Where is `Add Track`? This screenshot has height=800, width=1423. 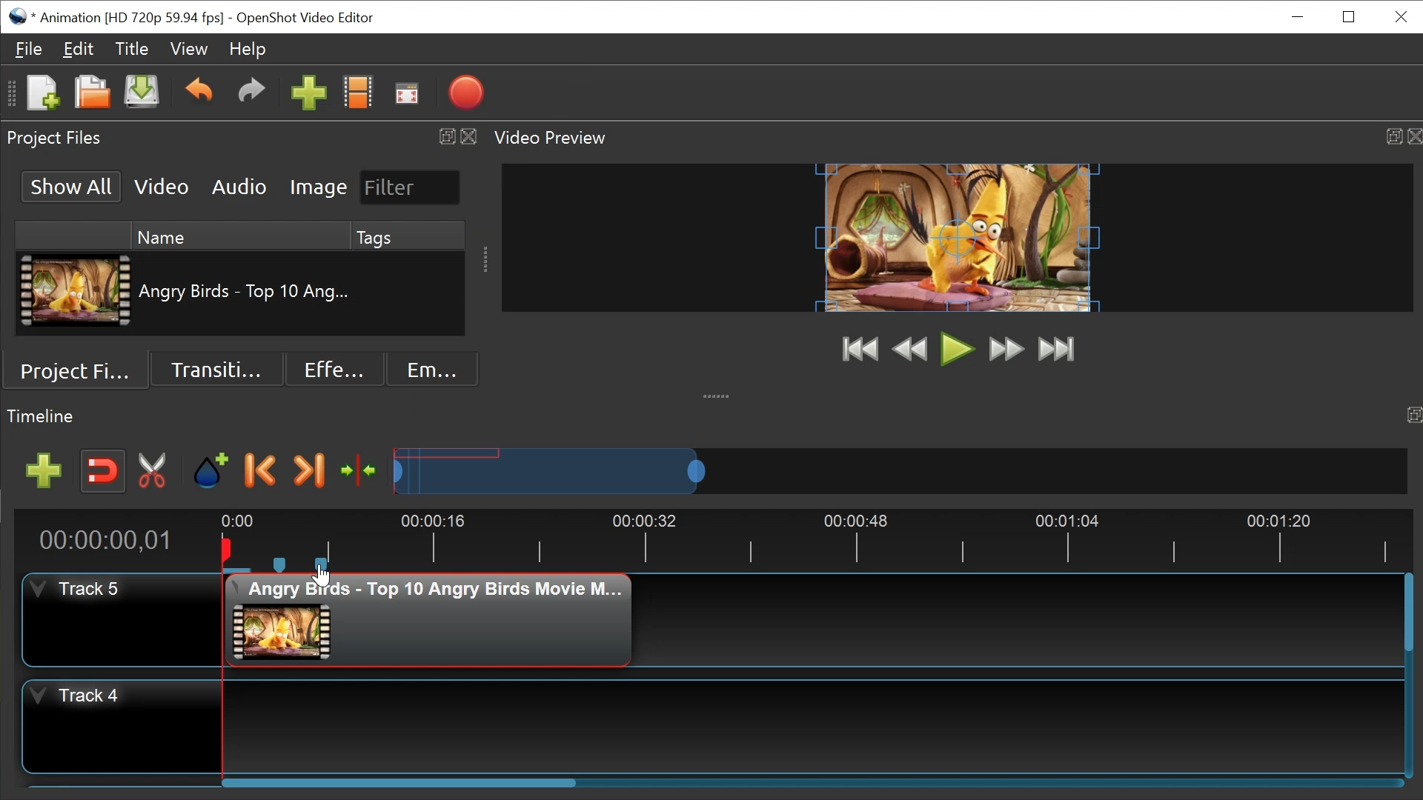 Add Track is located at coordinates (44, 470).